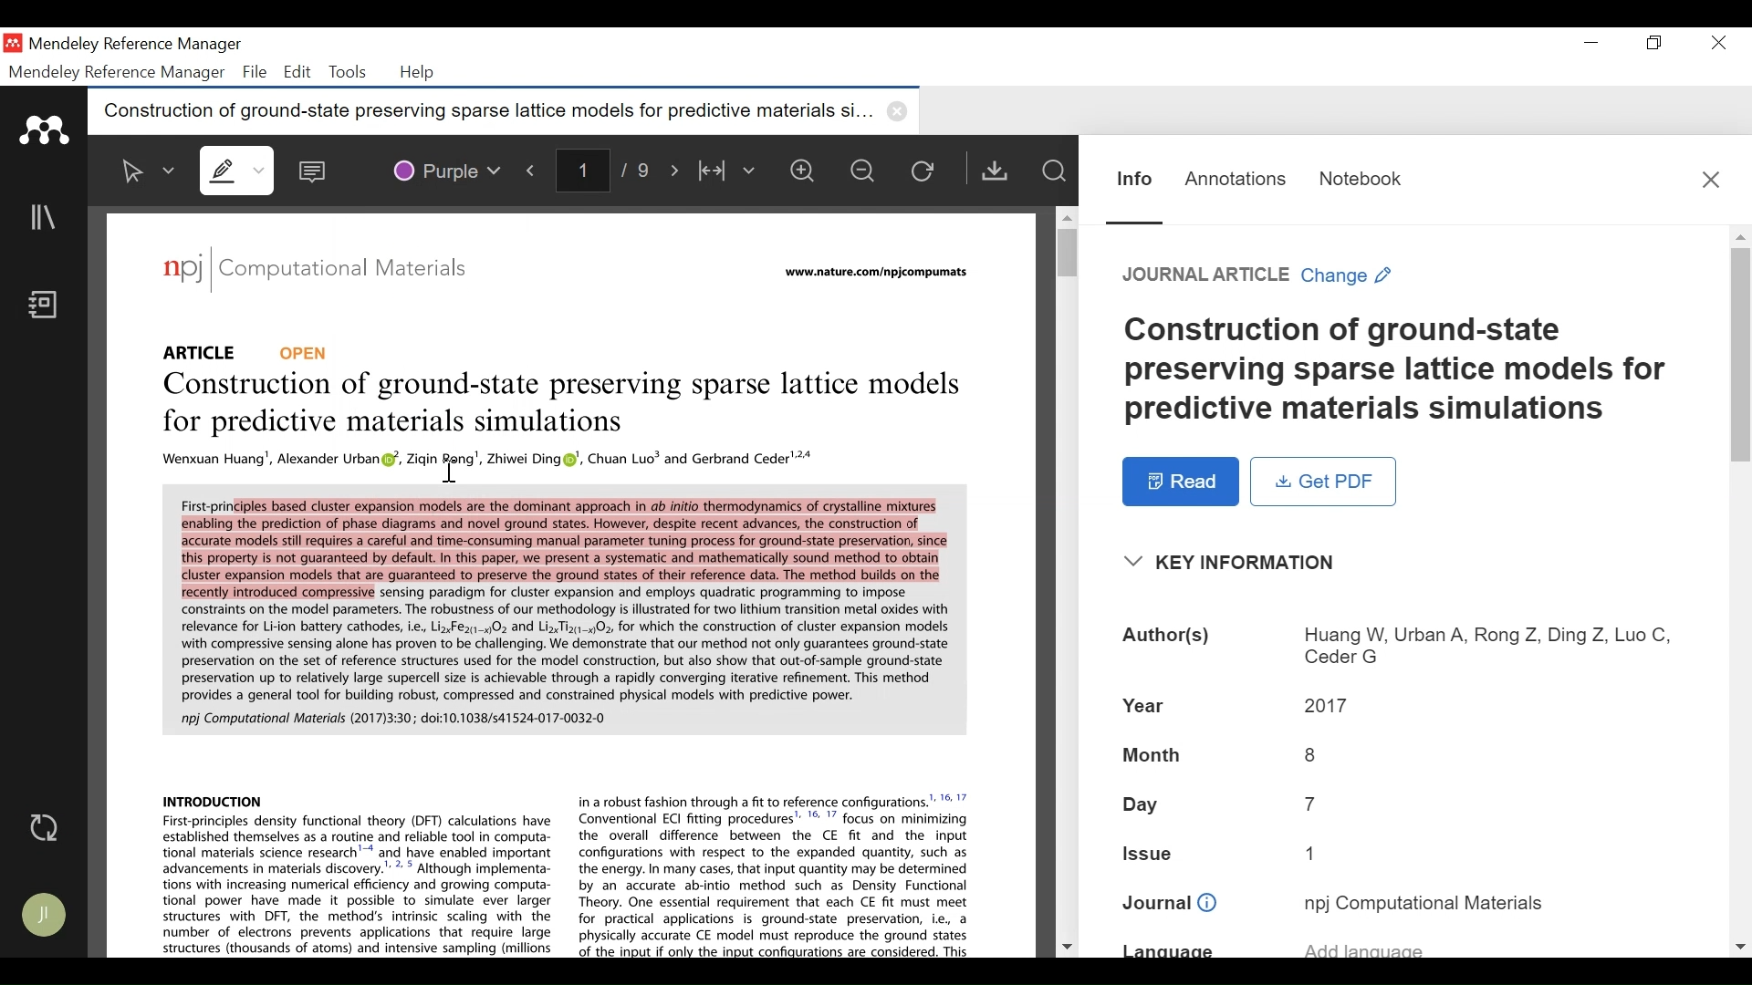 This screenshot has height=985, width=1752. Describe the element at coordinates (1501, 944) in the screenshot. I see `add language ` at that location.